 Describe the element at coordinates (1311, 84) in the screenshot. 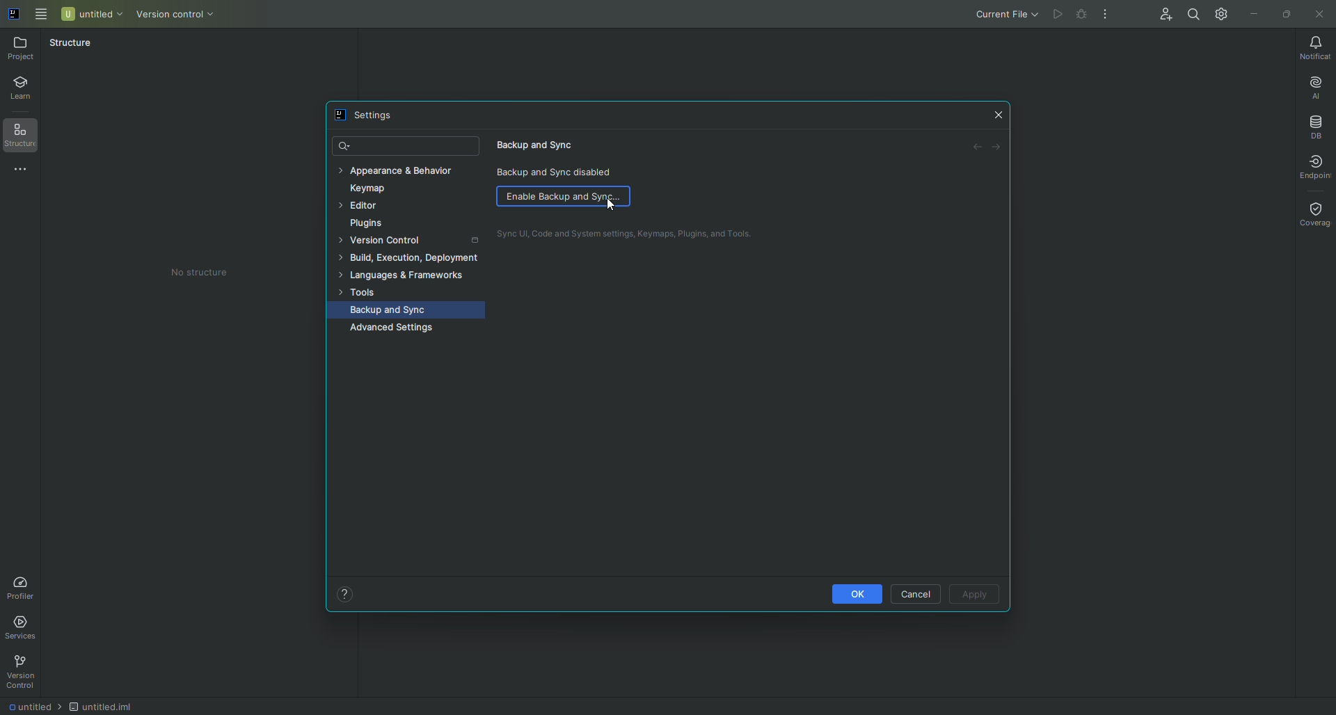

I see `AI Assistant` at that location.